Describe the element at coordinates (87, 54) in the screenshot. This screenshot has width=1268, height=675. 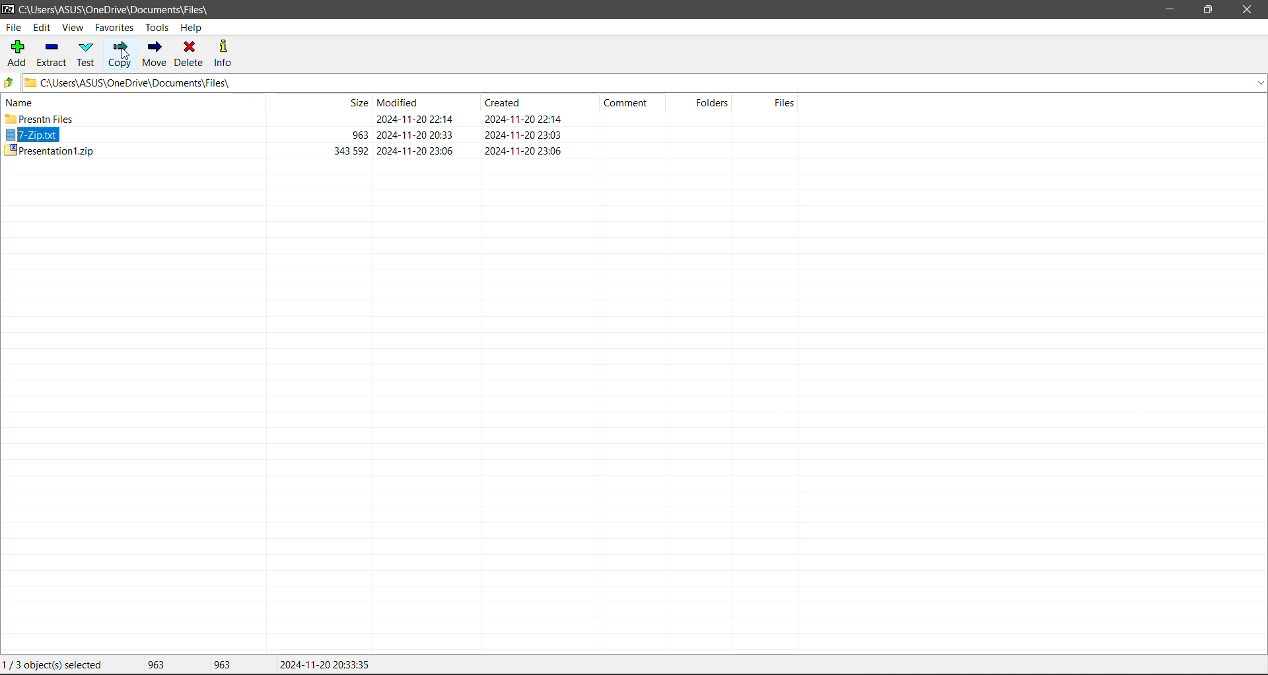
I see `Test` at that location.